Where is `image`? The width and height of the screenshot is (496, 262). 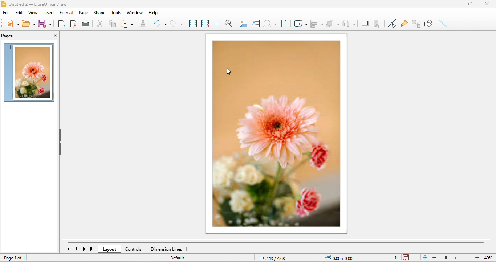
image is located at coordinates (276, 134).